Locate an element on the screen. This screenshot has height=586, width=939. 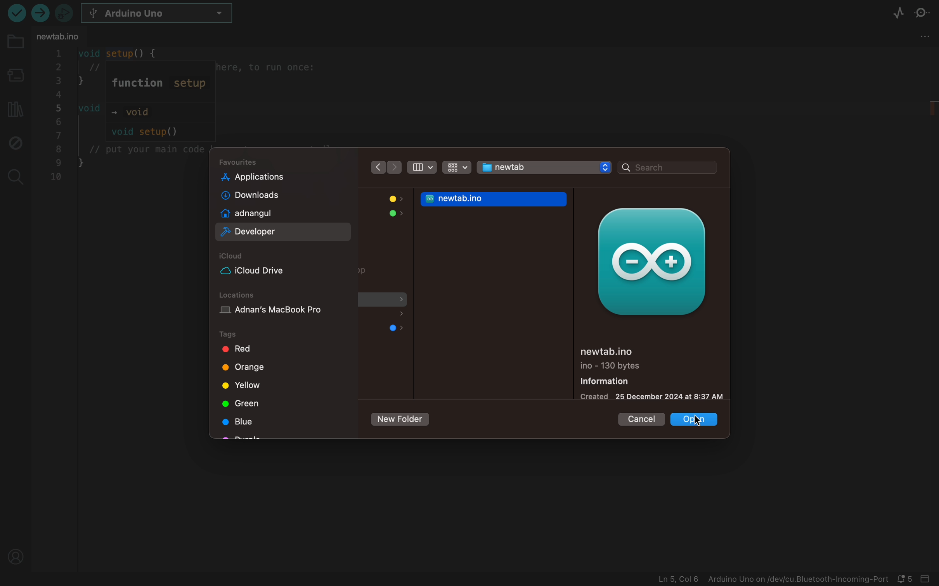
clicked is located at coordinates (696, 422).